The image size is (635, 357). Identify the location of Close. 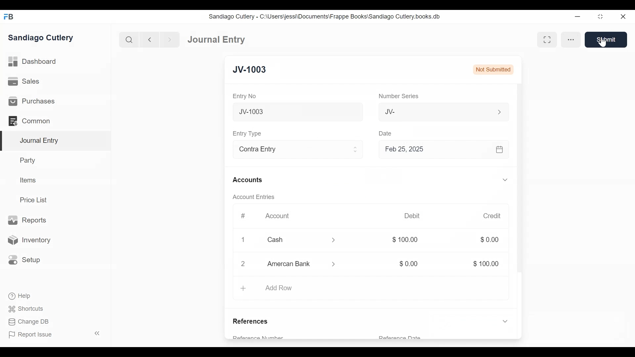
(622, 17).